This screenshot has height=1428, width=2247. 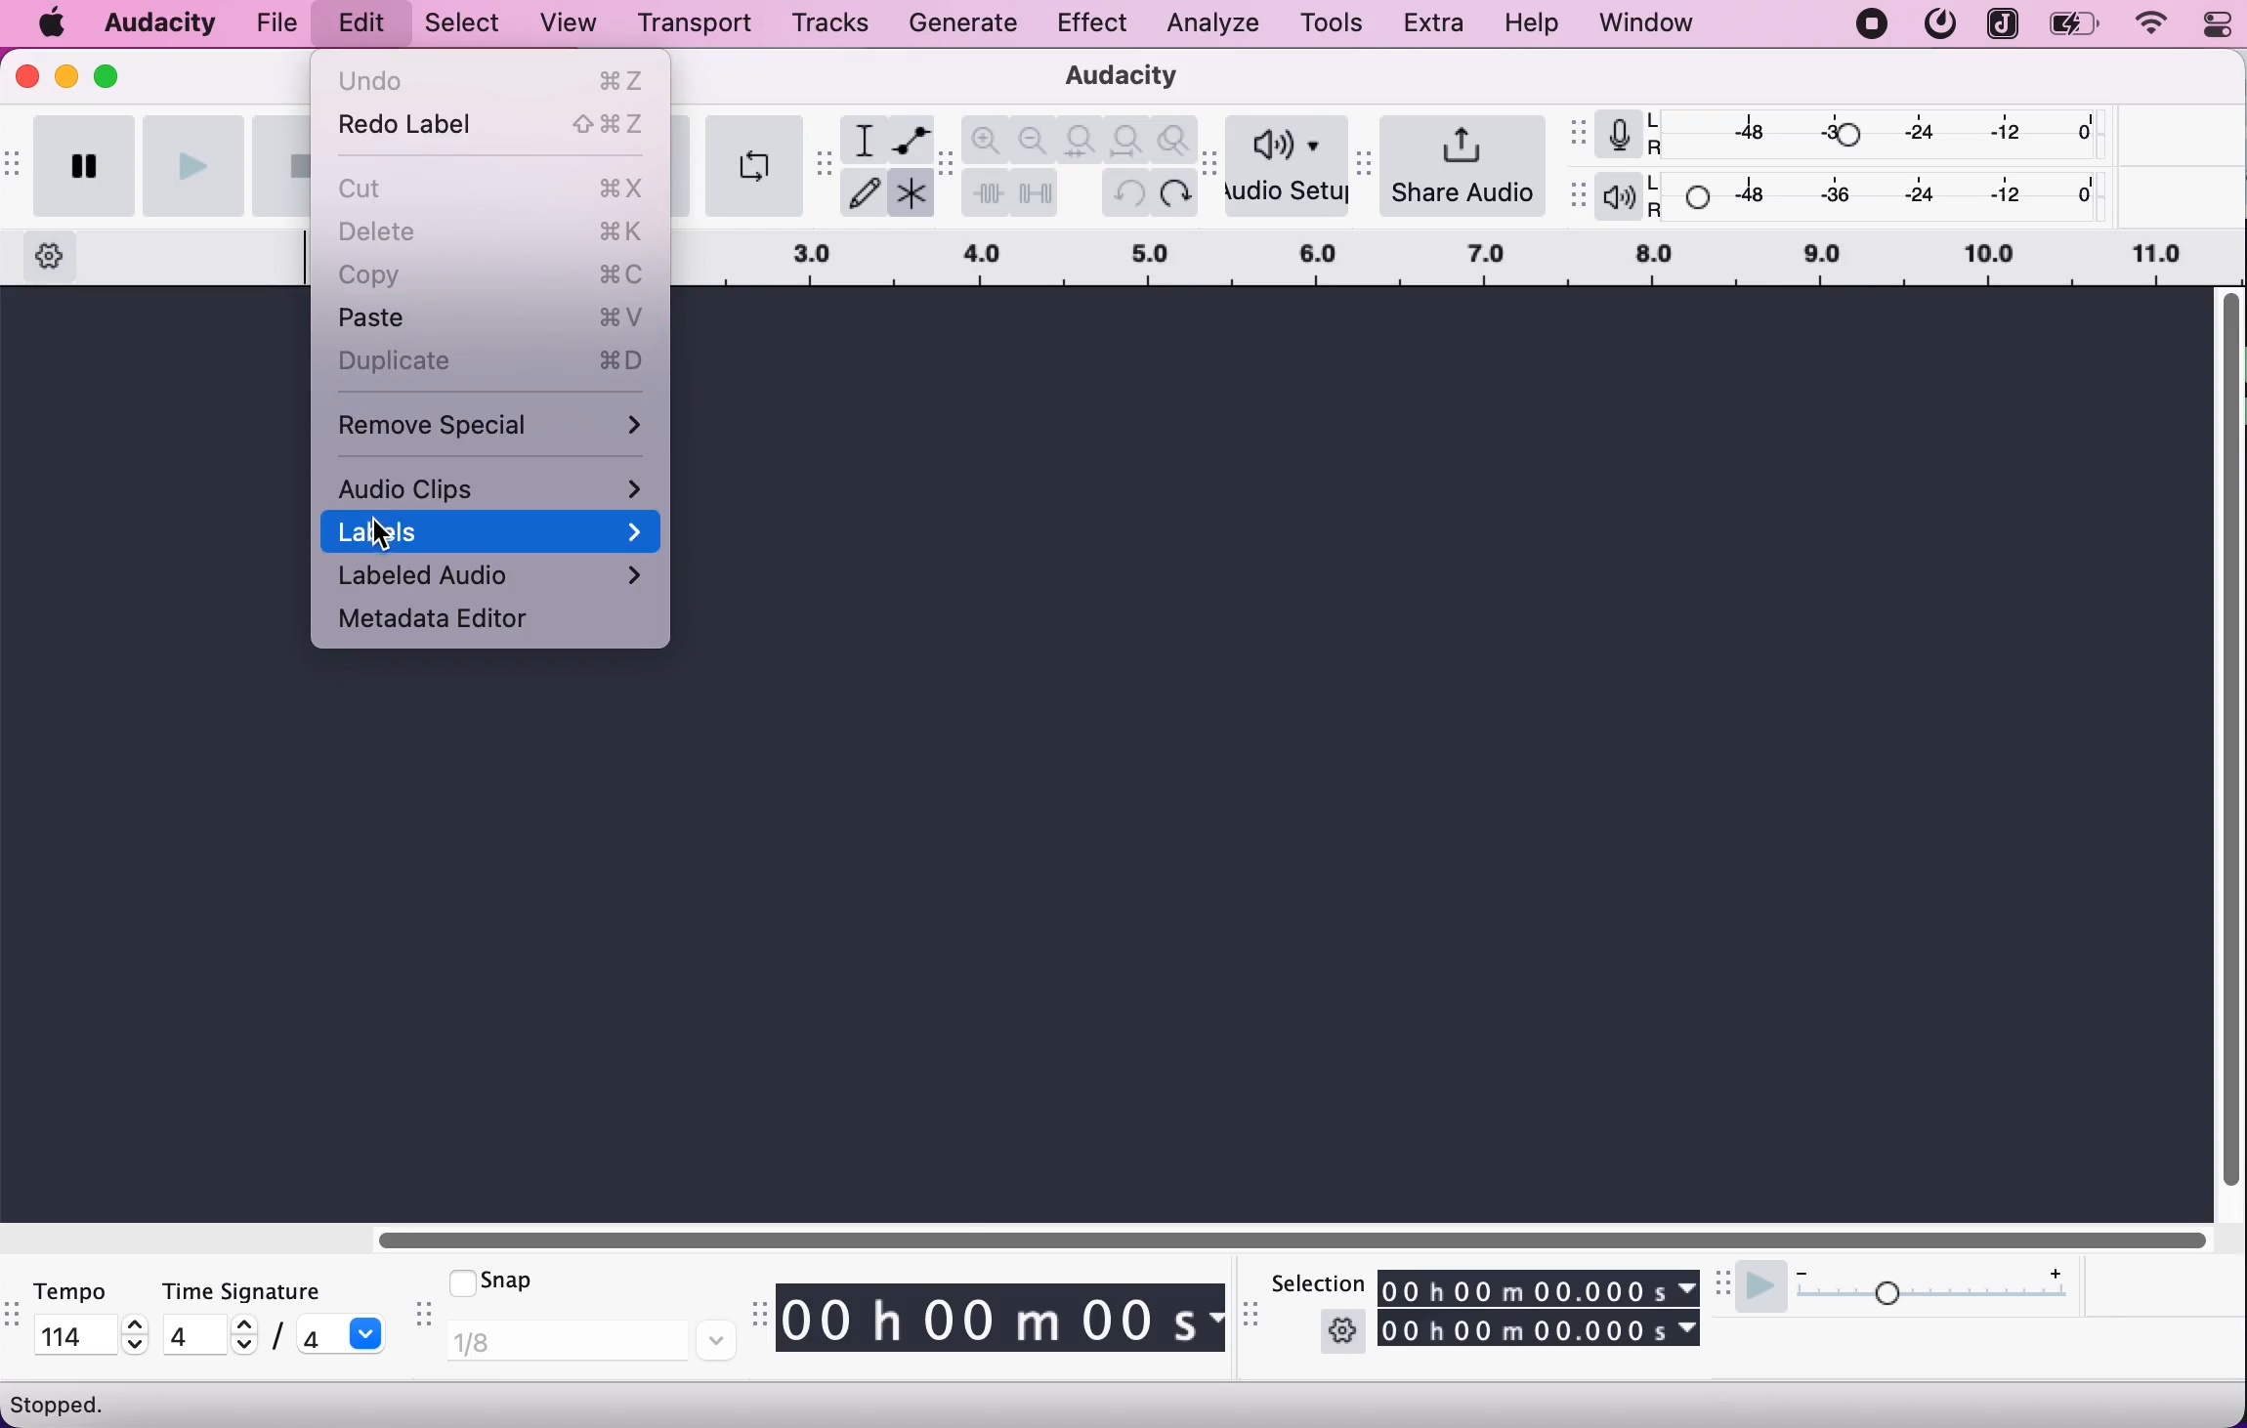 What do you see at coordinates (1802, 1268) in the screenshot?
I see `decrease` at bounding box center [1802, 1268].